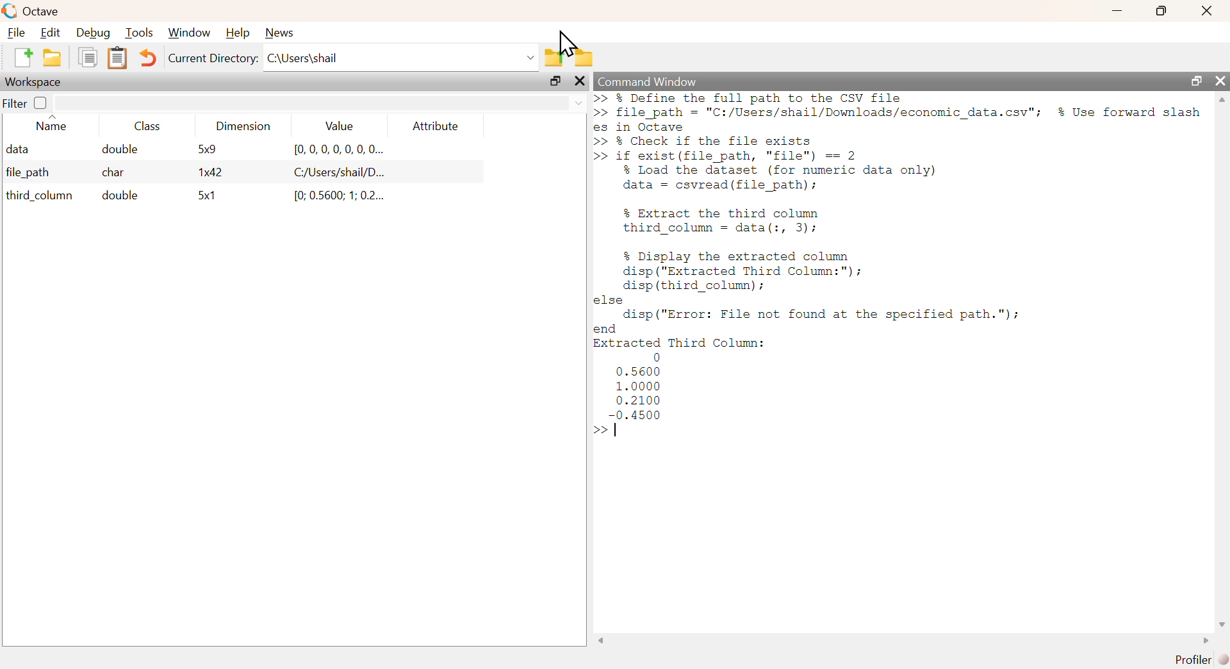 This screenshot has height=669, width=1230. Describe the element at coordinates (22, 150) in the screenshot. I see ` data` at that location.